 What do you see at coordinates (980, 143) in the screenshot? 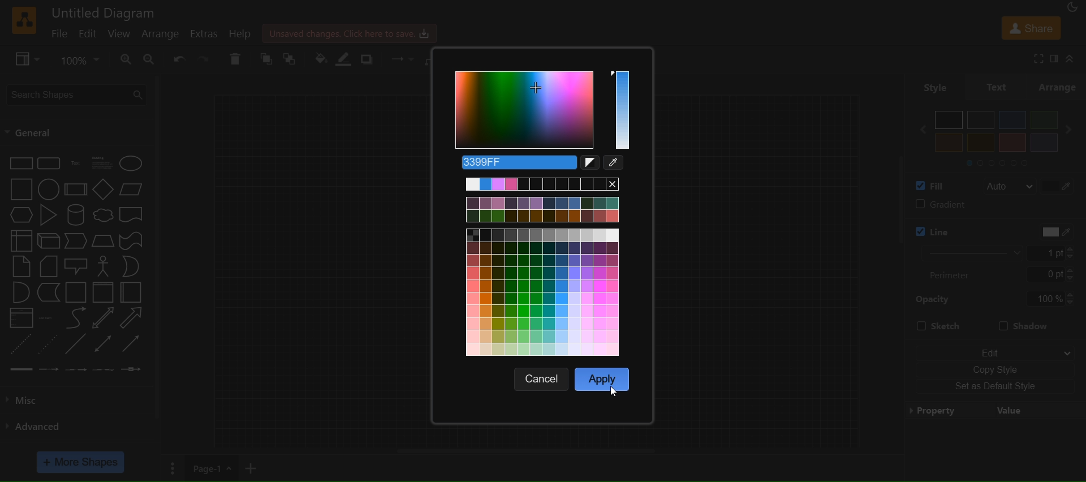
I see `light yellow color` at bounding box center [980, 143].